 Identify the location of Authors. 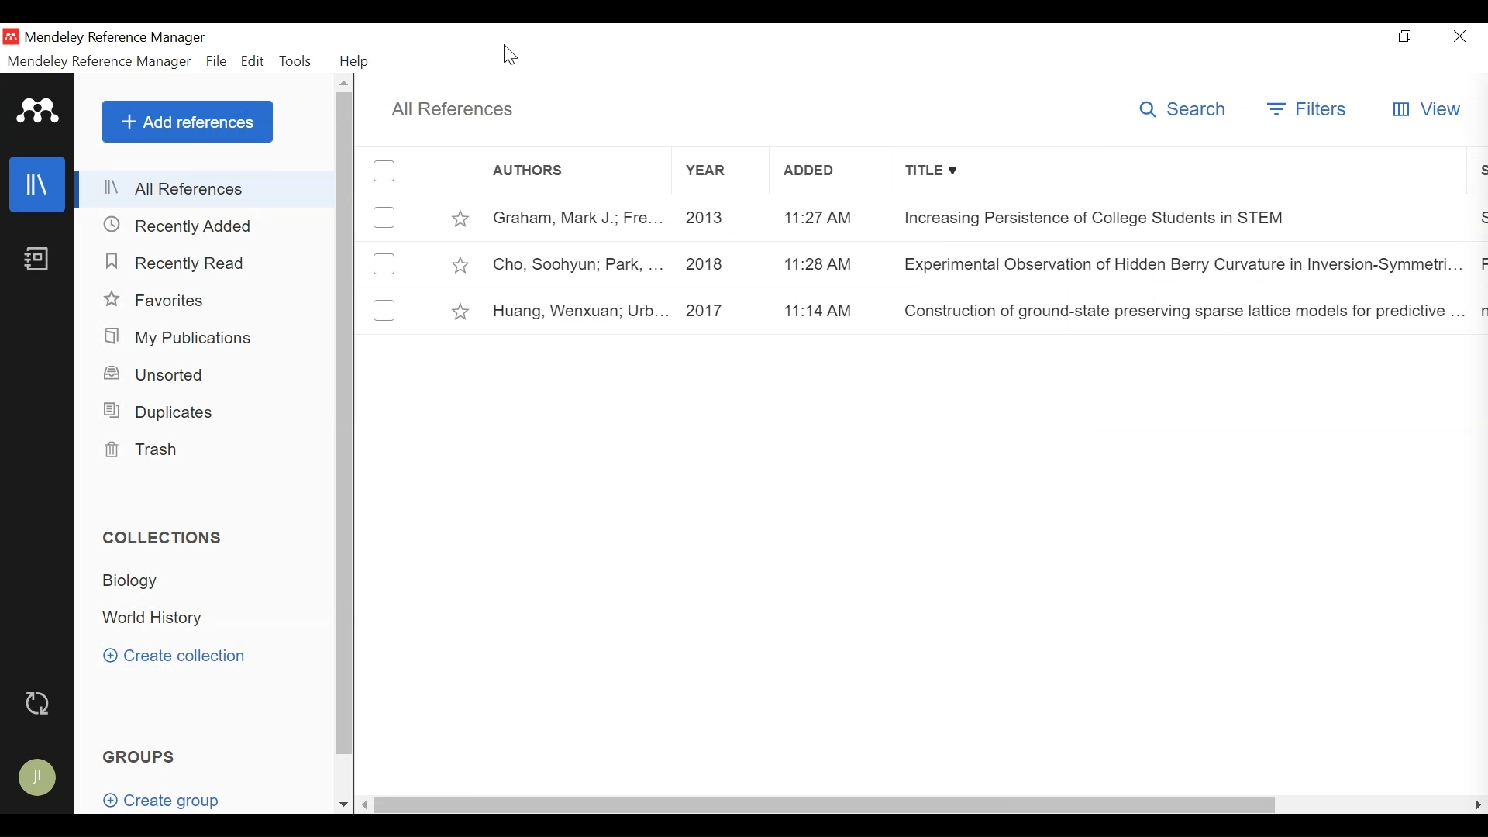
(539, 170).